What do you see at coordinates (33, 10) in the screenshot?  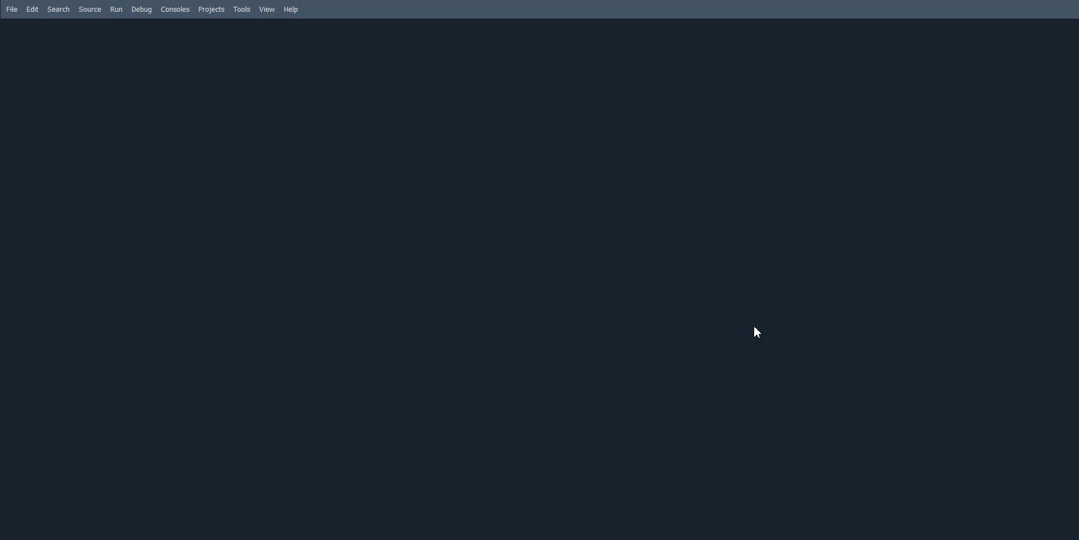 I see `Edit` at bounding box center [33, 10].